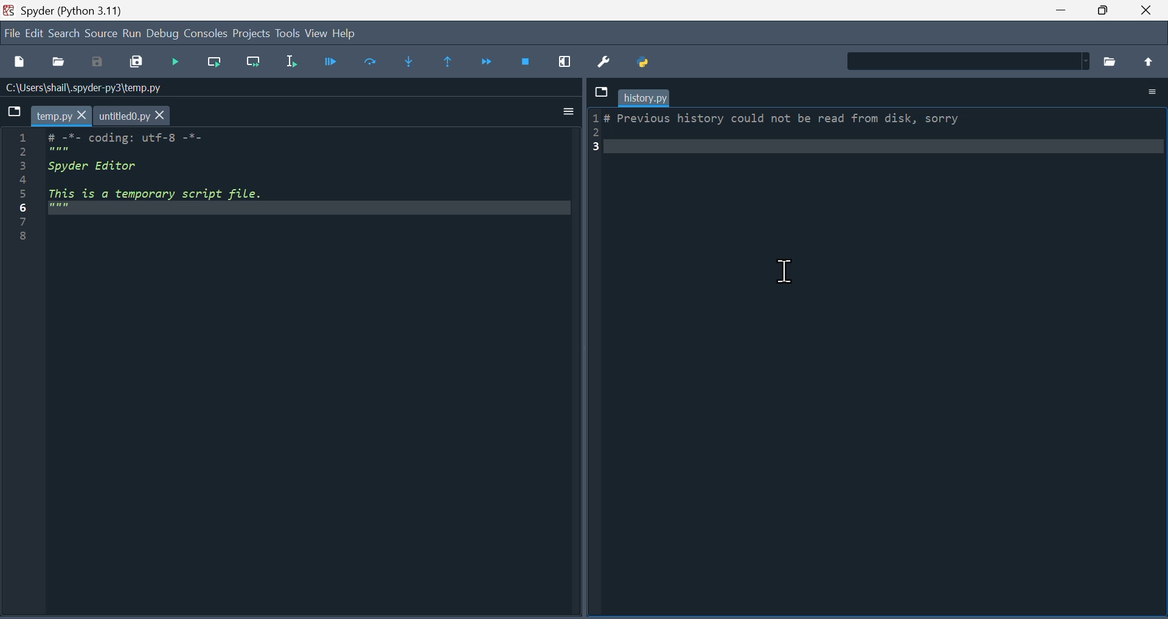 Image resolution: width=1168 pixels, height=619 pixels. Describe the element at coordinates (376, 61) in the screenshot. I see `Run cell` at that location.